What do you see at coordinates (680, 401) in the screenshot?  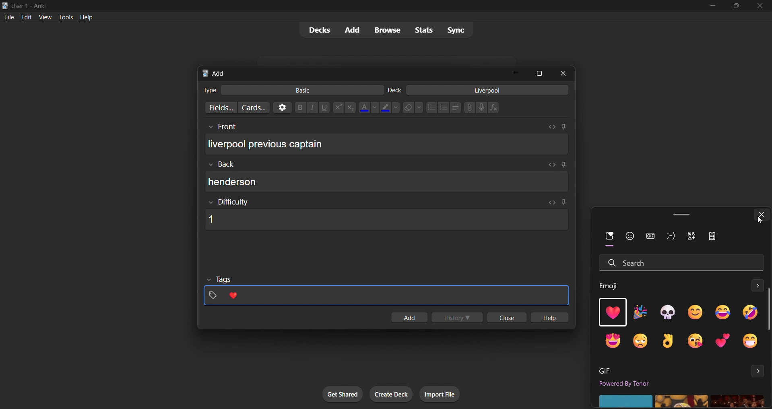 I see `gifs'` at bounding box center [680, 401].